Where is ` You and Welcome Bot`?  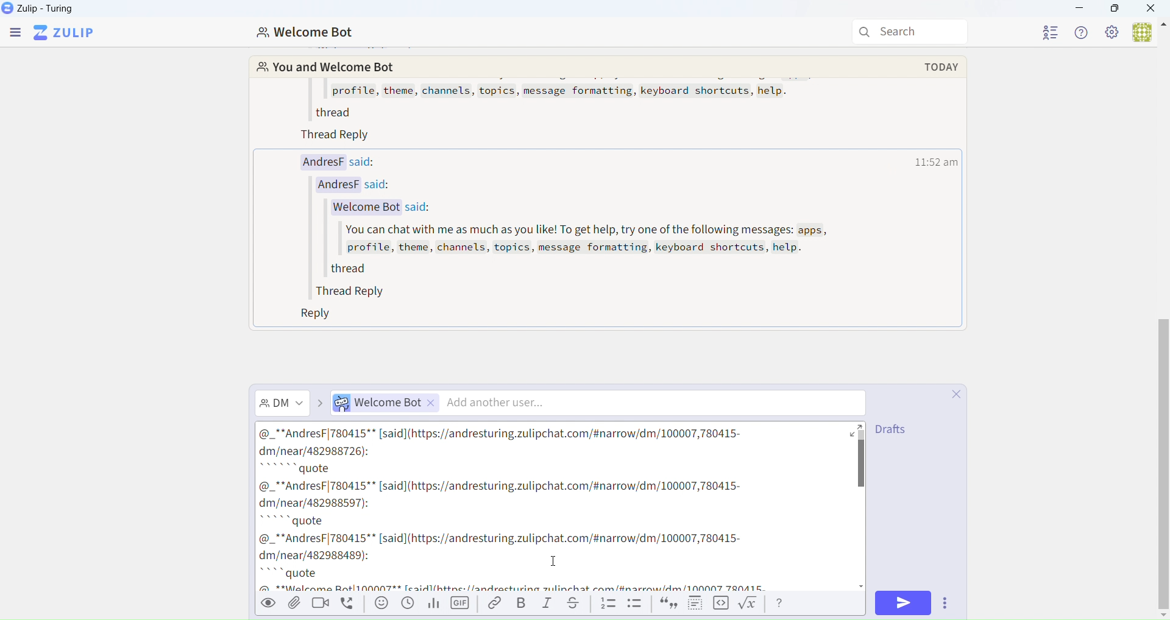  You and Welcome Bot is located at coordinates (322, 68).